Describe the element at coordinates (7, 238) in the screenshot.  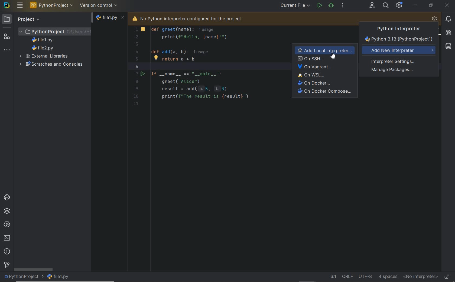
I see `terminal` at that location.